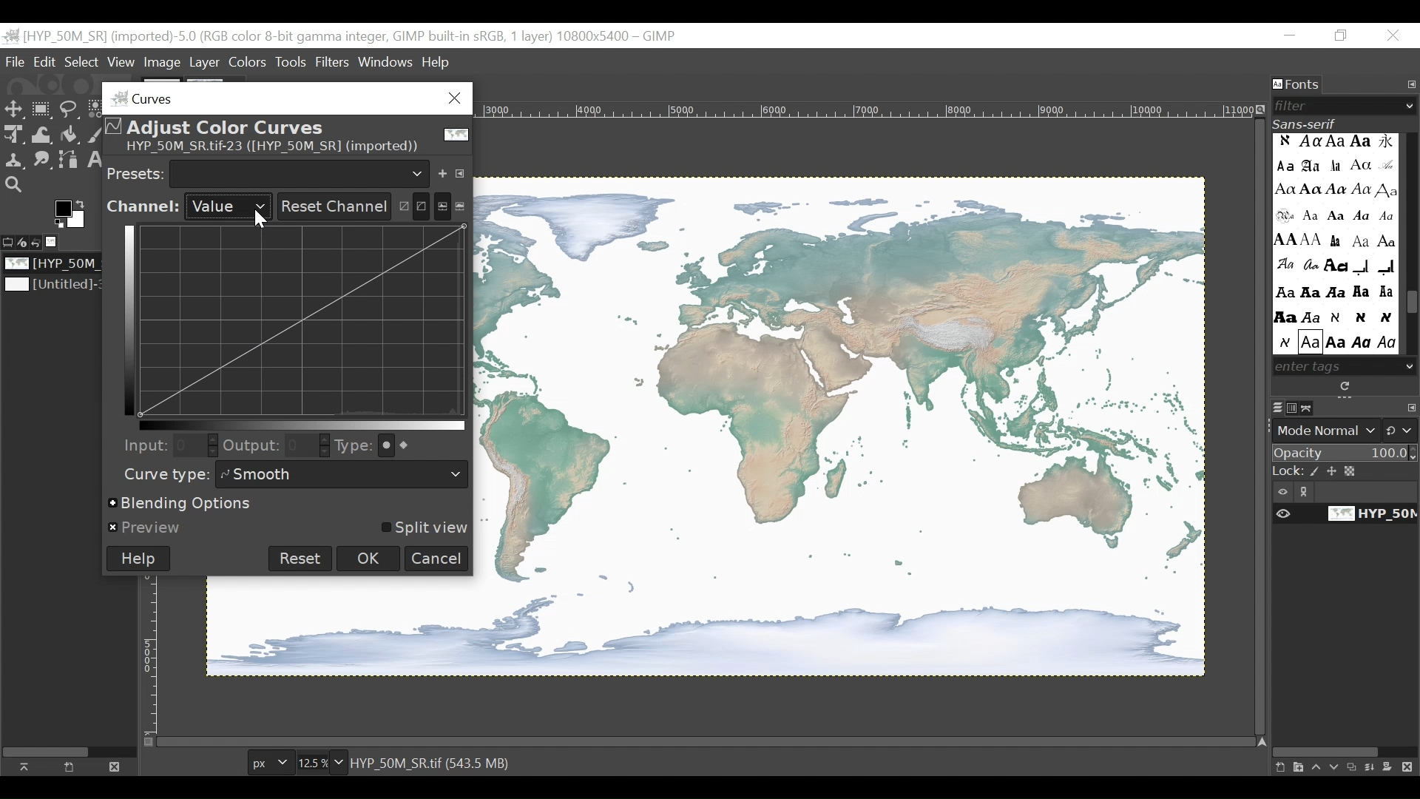 Image resolution: width=1420 pixels, height=799 pixels. Describe the element at coordinates (126, 319) in the screenshot. I see `Vertical Gradient bar` at that location.